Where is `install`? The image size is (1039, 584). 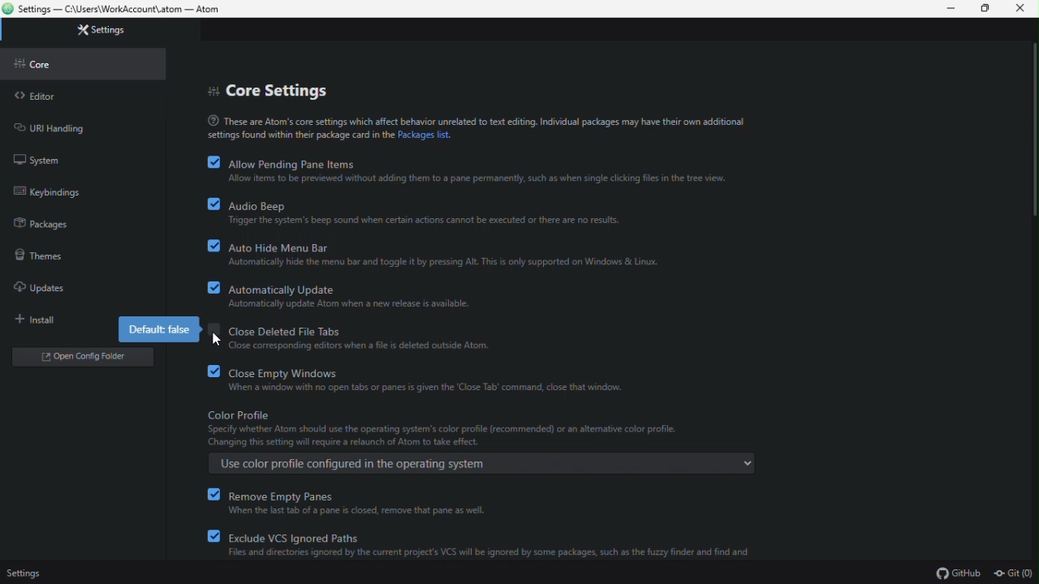
install is located at coordinates (41, 320).